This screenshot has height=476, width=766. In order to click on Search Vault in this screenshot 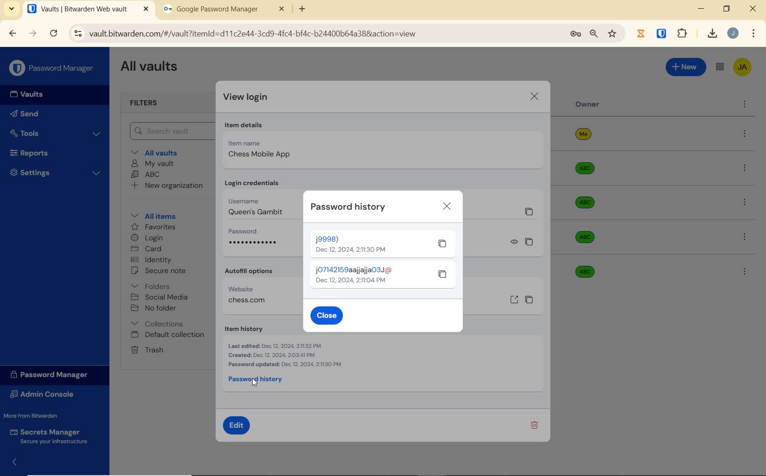, I will do `click(166, 131)`.